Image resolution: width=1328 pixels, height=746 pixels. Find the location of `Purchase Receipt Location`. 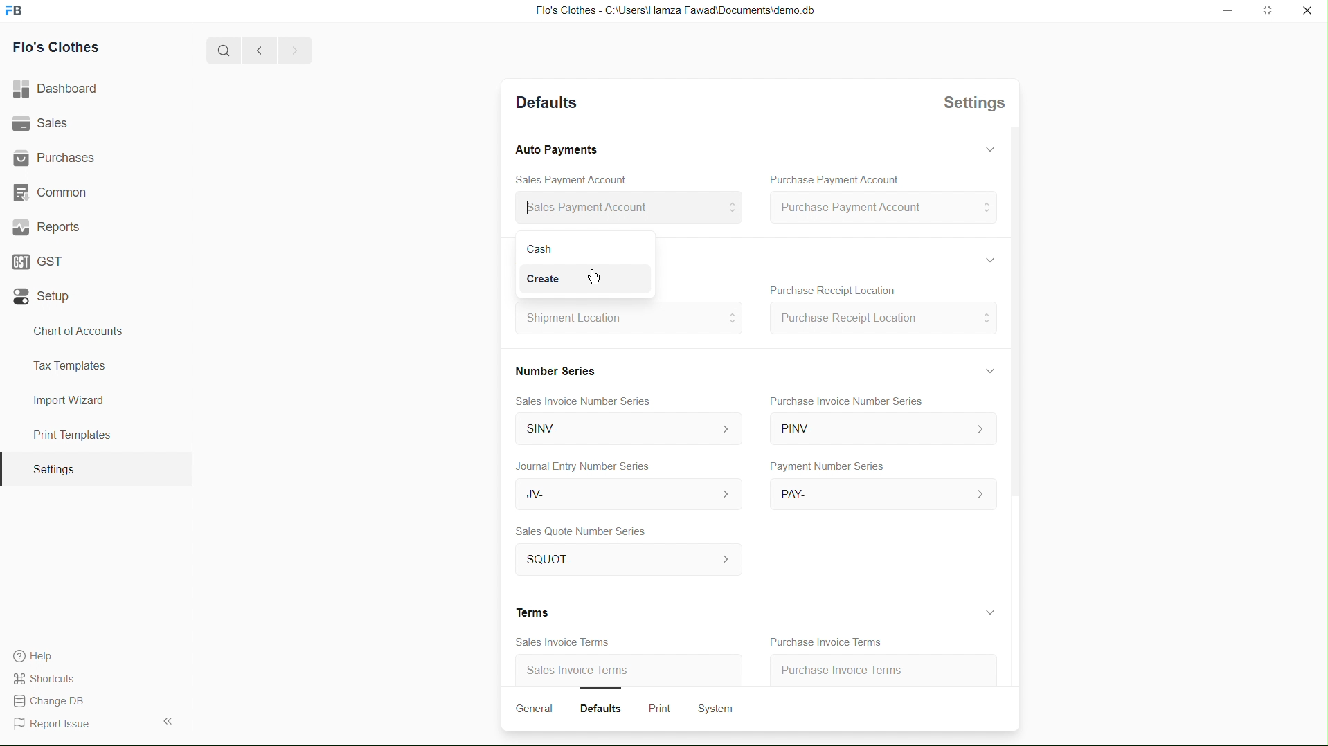

Purchase Receipt Location is located at coordinates (883, 318).